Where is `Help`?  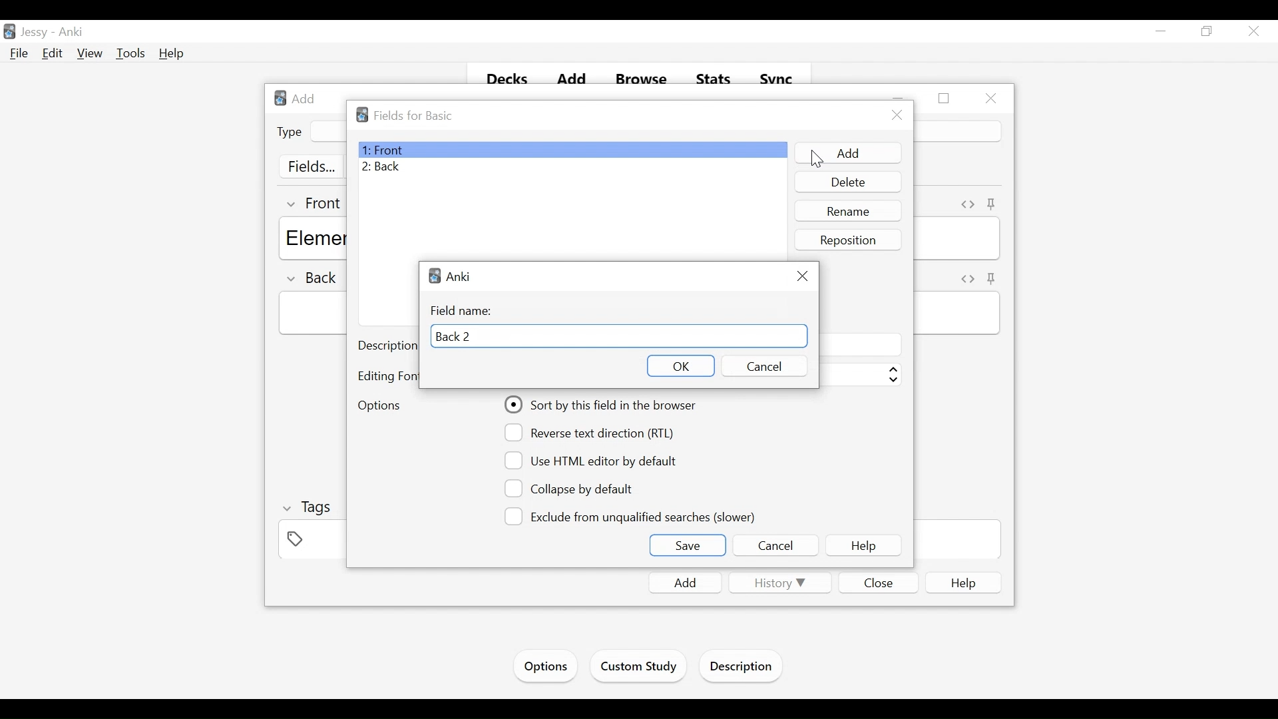 Help is located at coordinates (172, 53).